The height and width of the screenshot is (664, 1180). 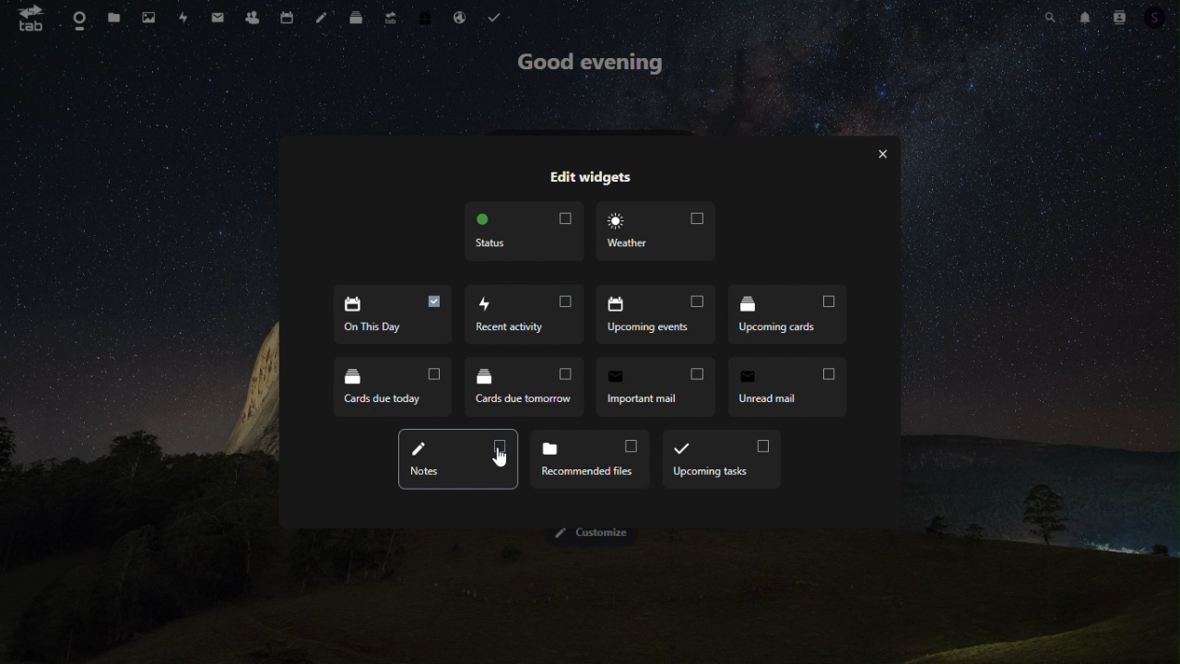 What do you see at coordinates (594, 65) in the screenshot?
I see `Greetings` at bounding box center [594, 65].